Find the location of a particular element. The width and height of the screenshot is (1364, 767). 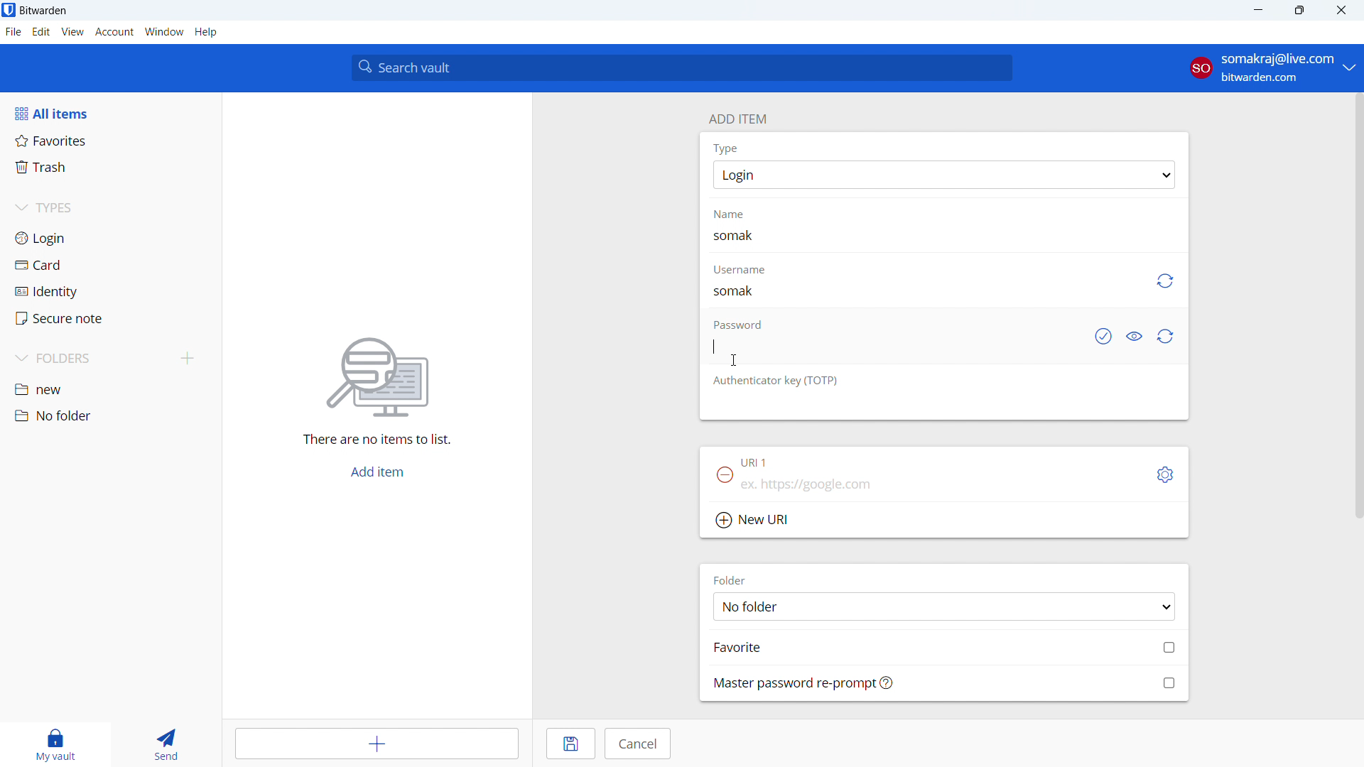

my vault is located at coordinates (52, 744).